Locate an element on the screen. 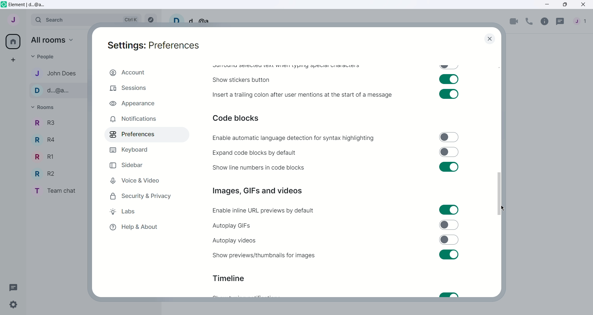 The image size is (593, 315). Maximize is located at coordinates (566, 4).